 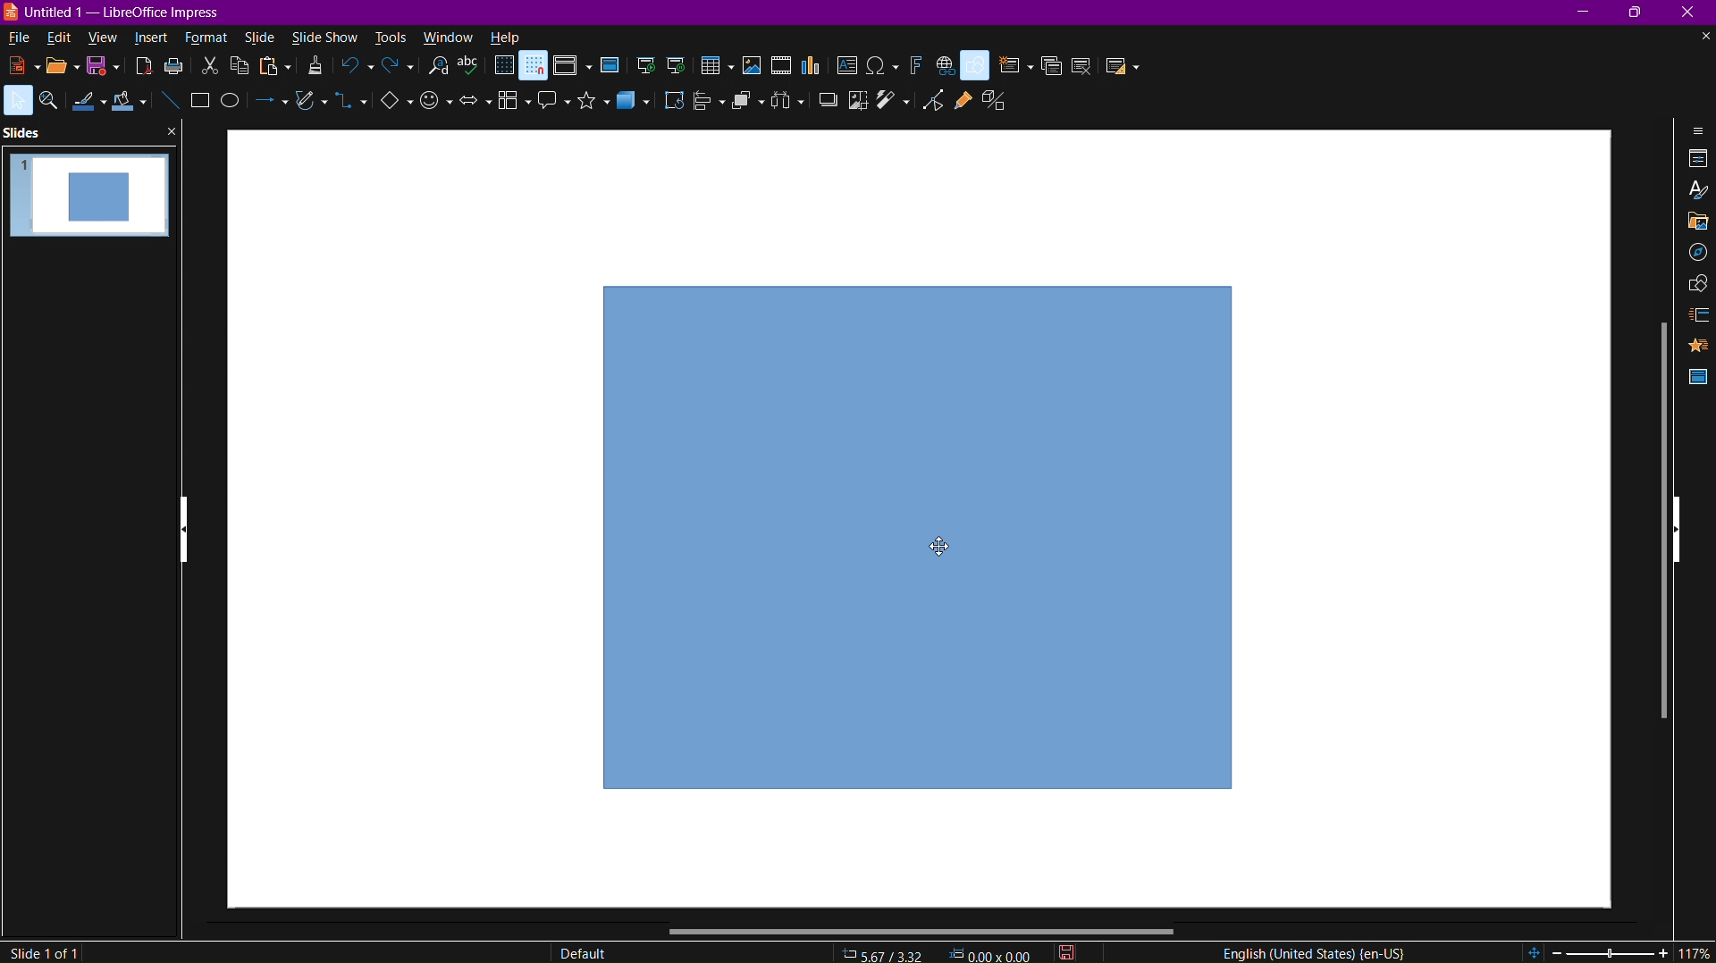 I want to click on Master Slide, so click(x=609, y=67).